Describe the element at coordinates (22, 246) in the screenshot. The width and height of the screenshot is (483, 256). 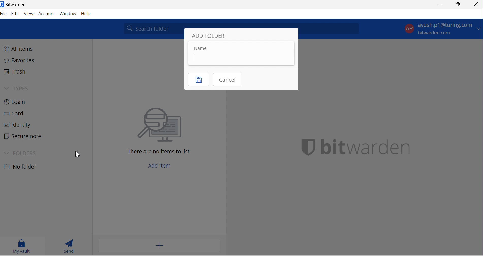
I see `My Vault` at that location.